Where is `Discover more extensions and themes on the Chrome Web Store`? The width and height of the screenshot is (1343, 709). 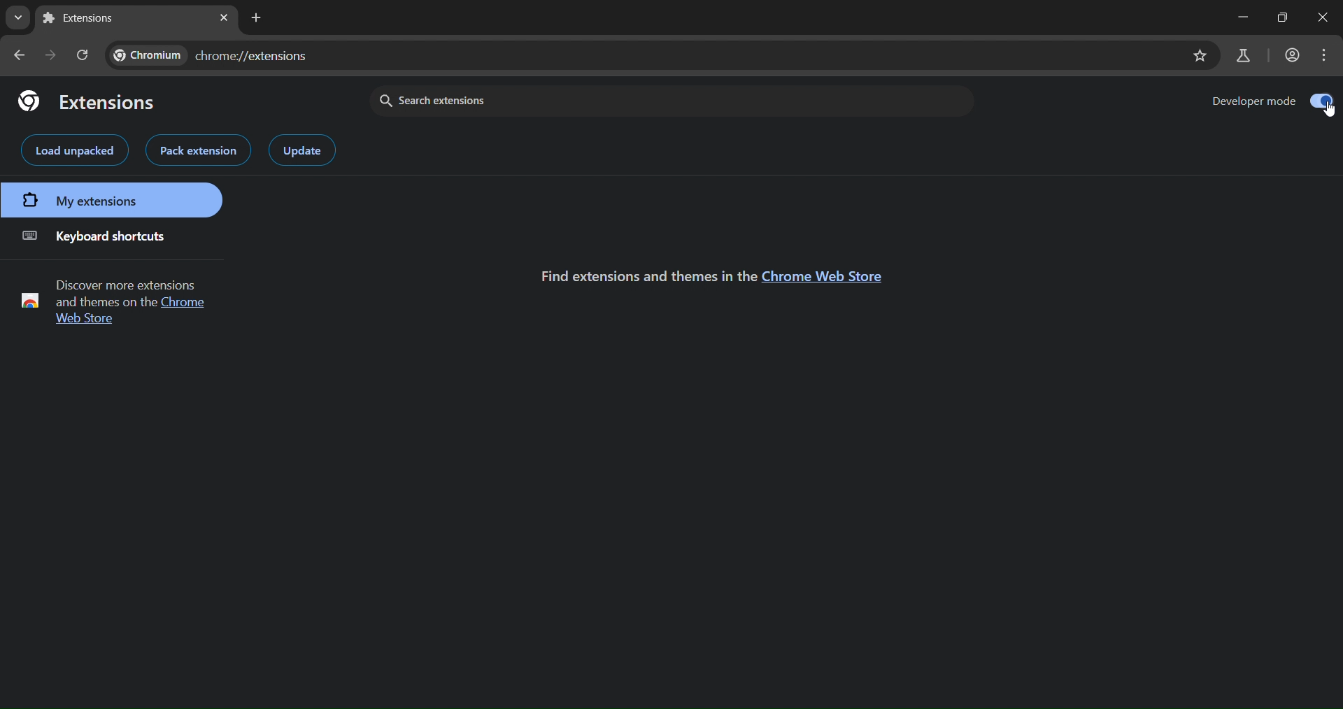 Discover more extensions and themes on the Chrome Web Store is located at coordinates (121, 297).